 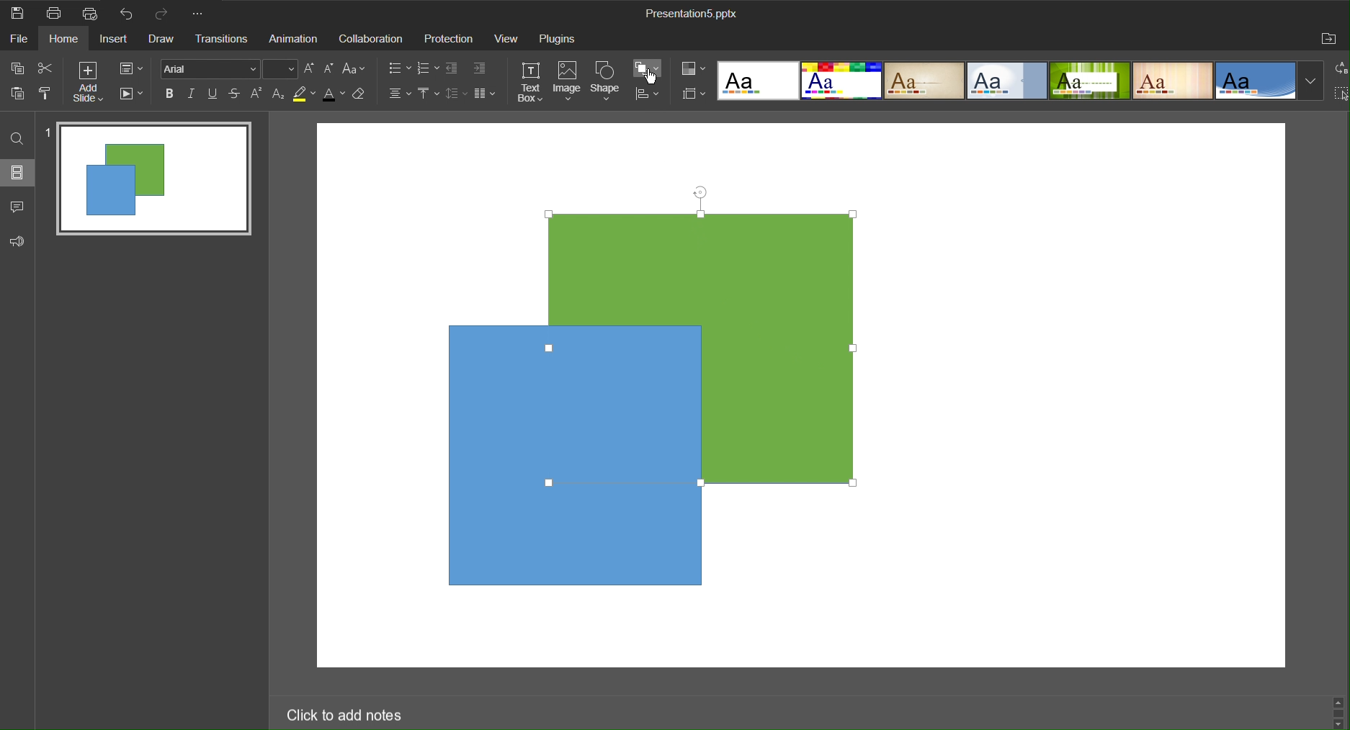 I want to click on Redo, so click(x=164, y=13).